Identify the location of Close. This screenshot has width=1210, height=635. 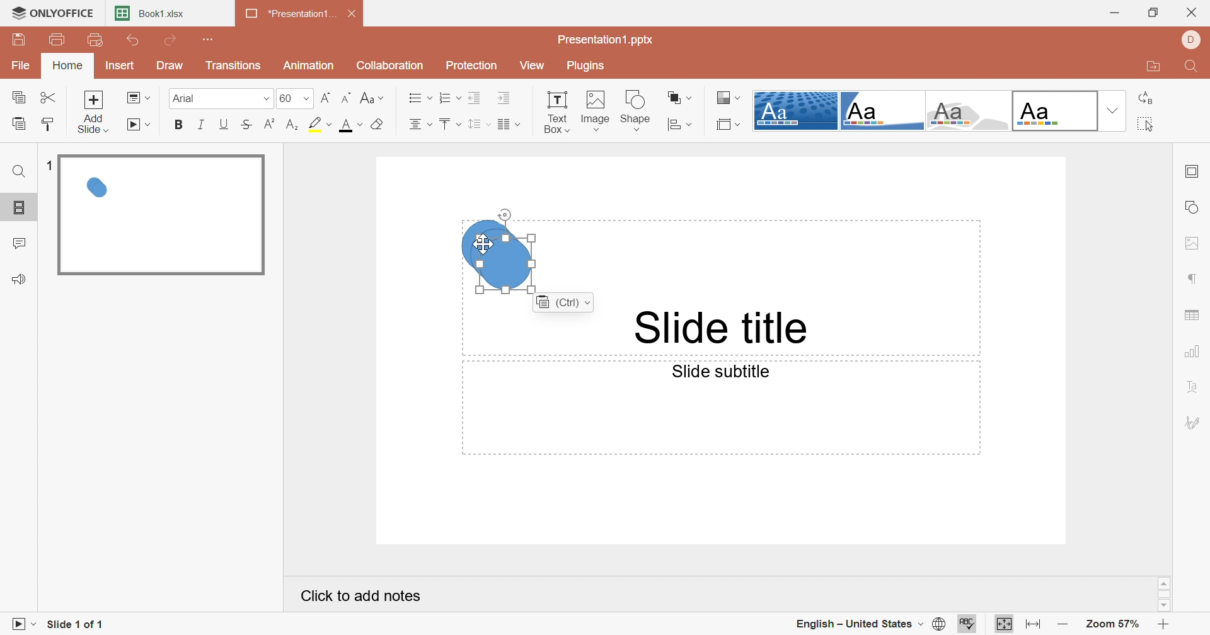
(354, 14).